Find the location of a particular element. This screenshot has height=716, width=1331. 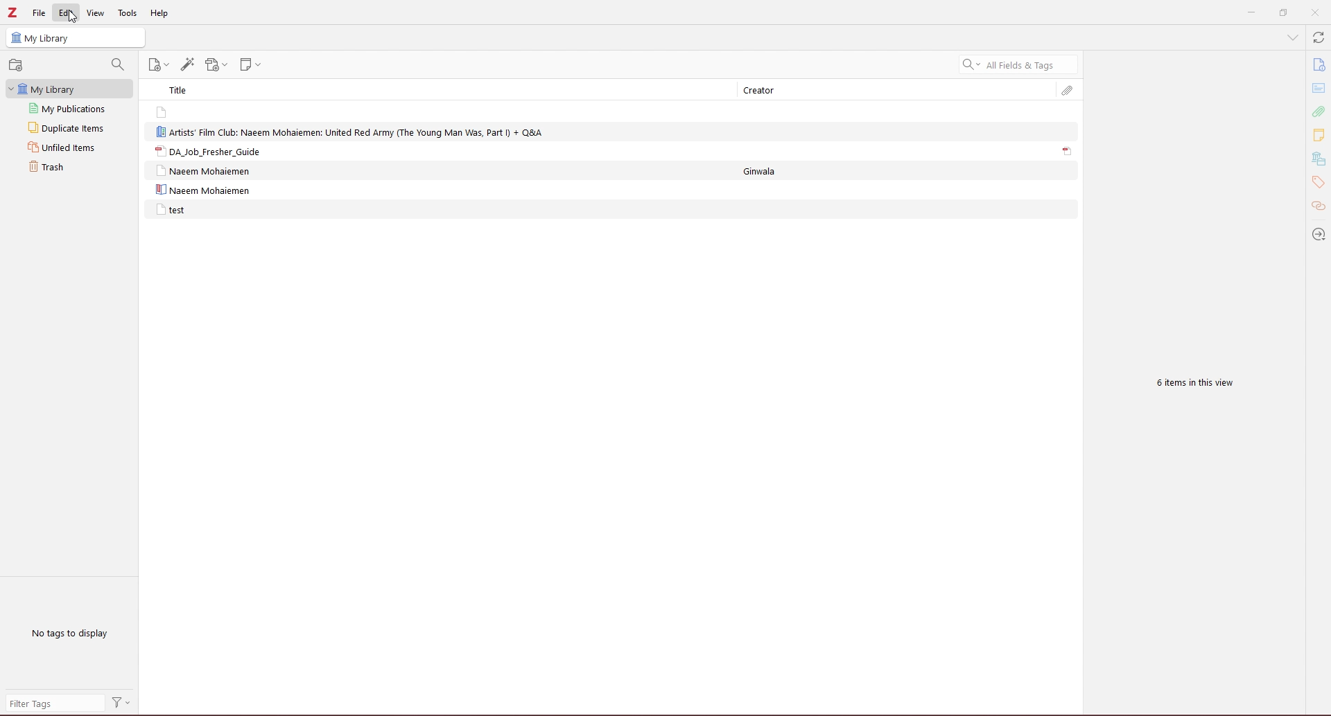

edit is located at coordinates (67, 12).